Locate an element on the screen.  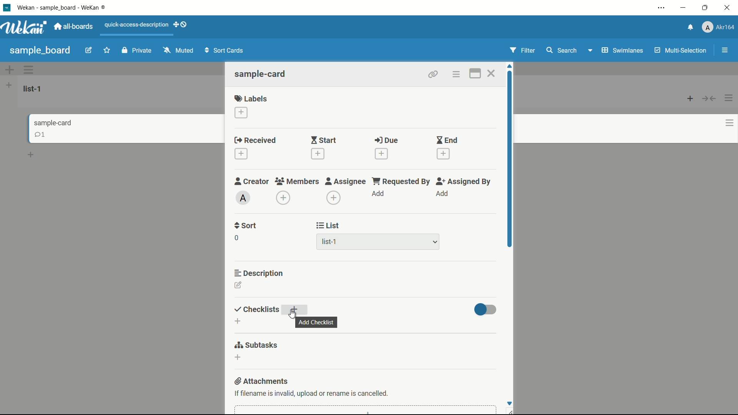
Filter is located at coordinates (523, 51).